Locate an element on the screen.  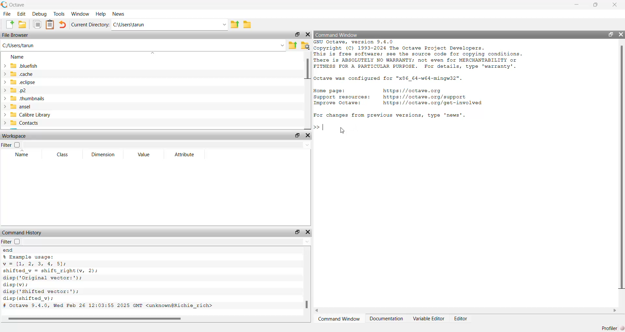
scrollbar is located at coordinates (308, 72).